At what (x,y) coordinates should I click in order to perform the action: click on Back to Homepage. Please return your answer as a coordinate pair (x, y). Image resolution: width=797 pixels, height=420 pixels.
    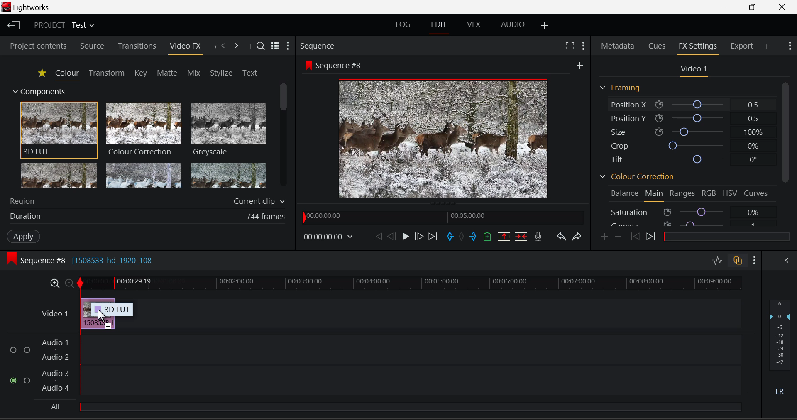
    Looking at the image, I should click on (12, 25).